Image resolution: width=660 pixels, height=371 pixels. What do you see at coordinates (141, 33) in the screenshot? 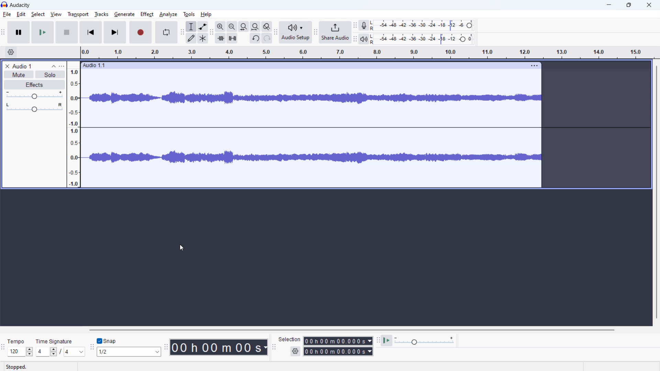
I see `record` at bounding box center [141, 33].